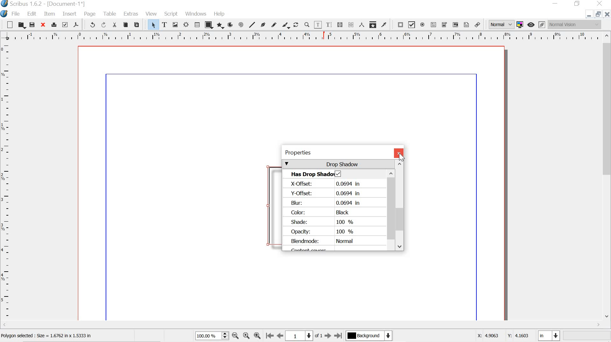  What do you see at coordinates (325, 221) in the screenshot?
I see `Shade: 100 %` at bounding box center [325, 221].